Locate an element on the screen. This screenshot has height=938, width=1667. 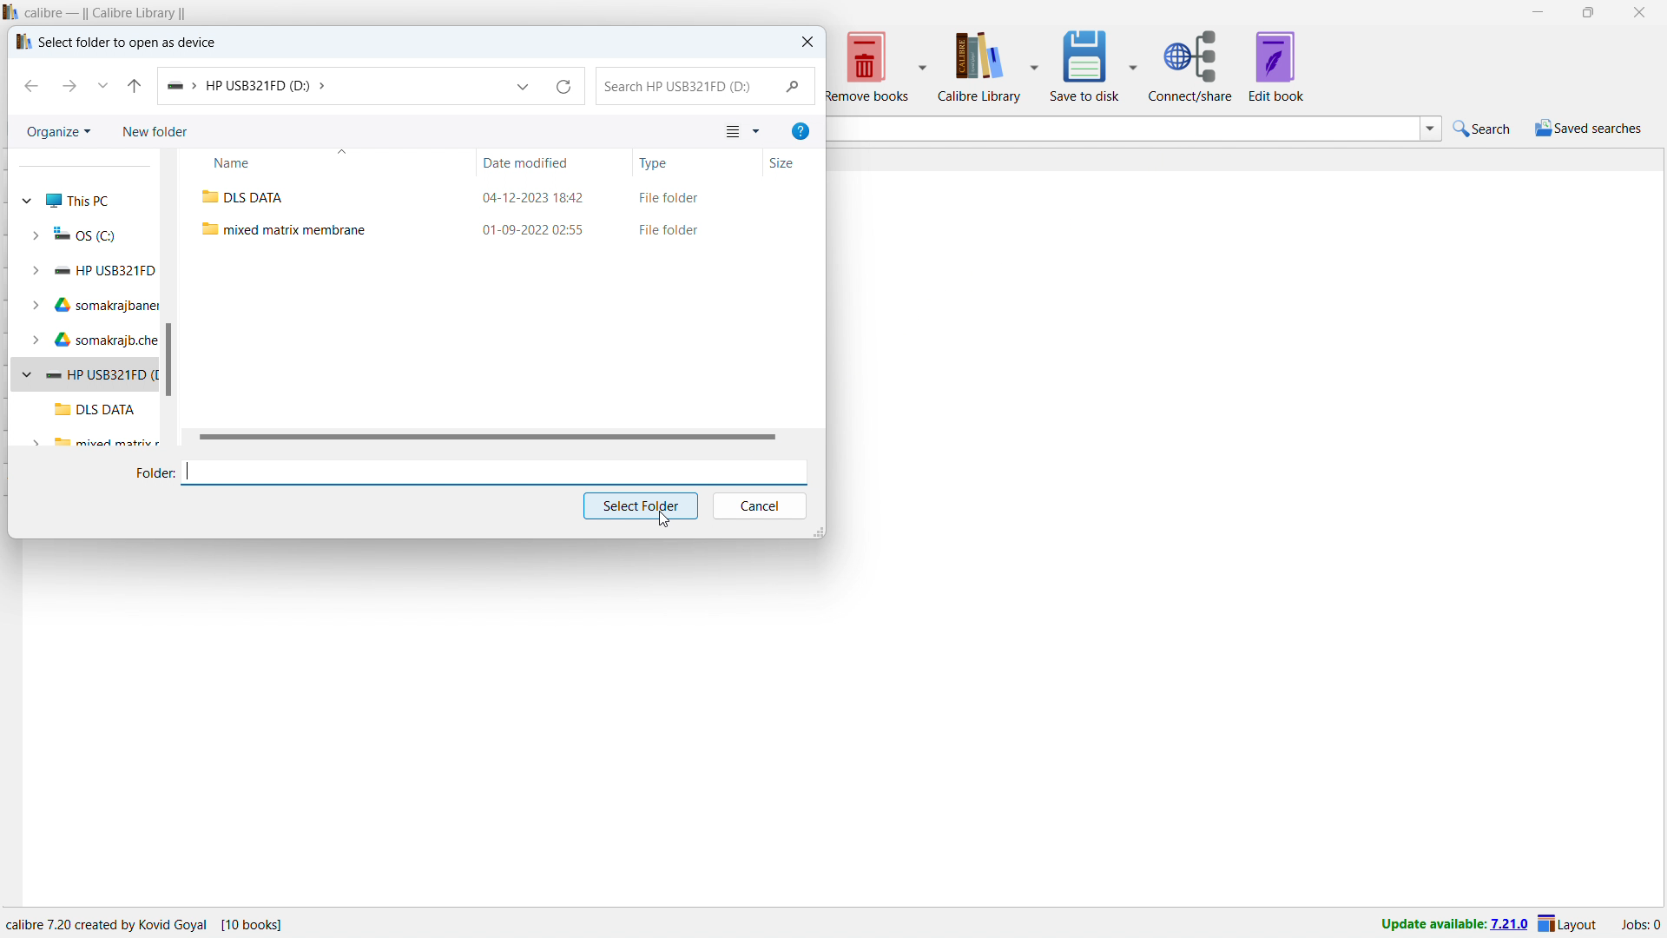
folder address is located at coordinates (330, 87).